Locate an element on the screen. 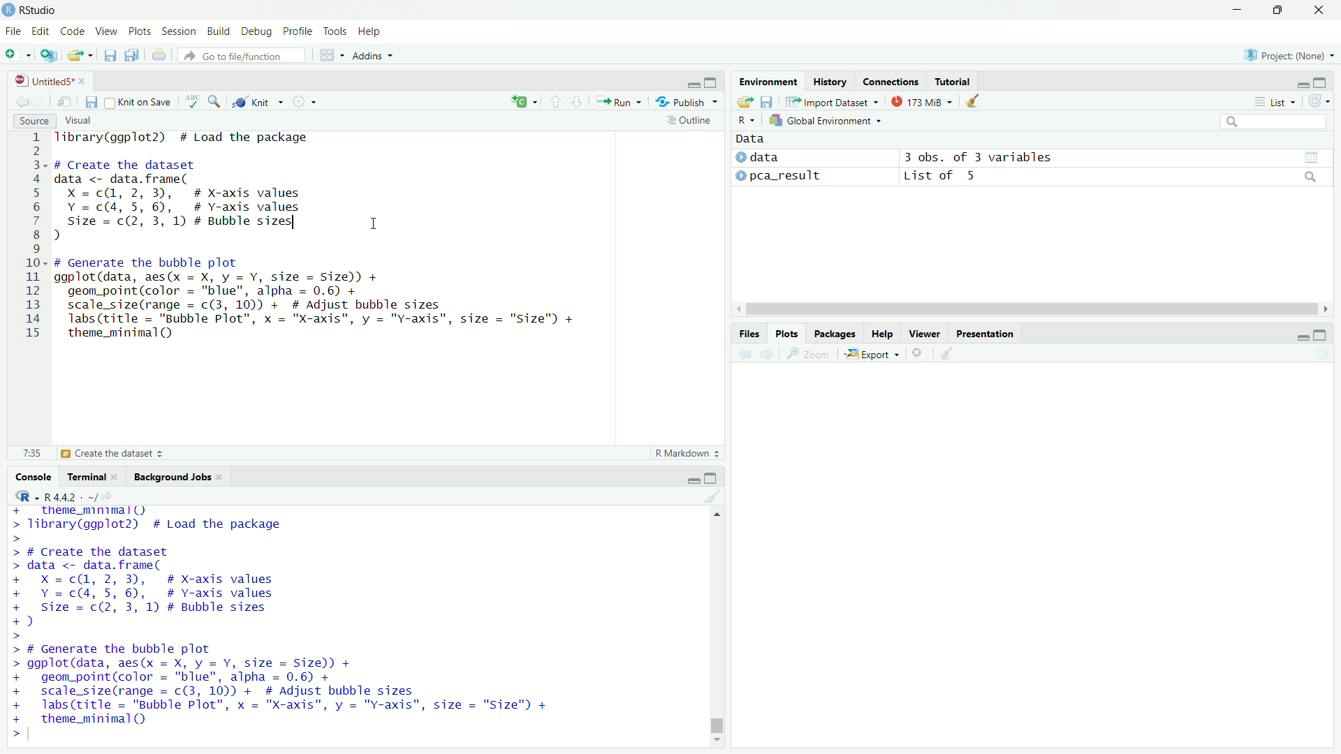 This screenshot has height=754, width=1341. minimize is located at coordinates (1304, 81).